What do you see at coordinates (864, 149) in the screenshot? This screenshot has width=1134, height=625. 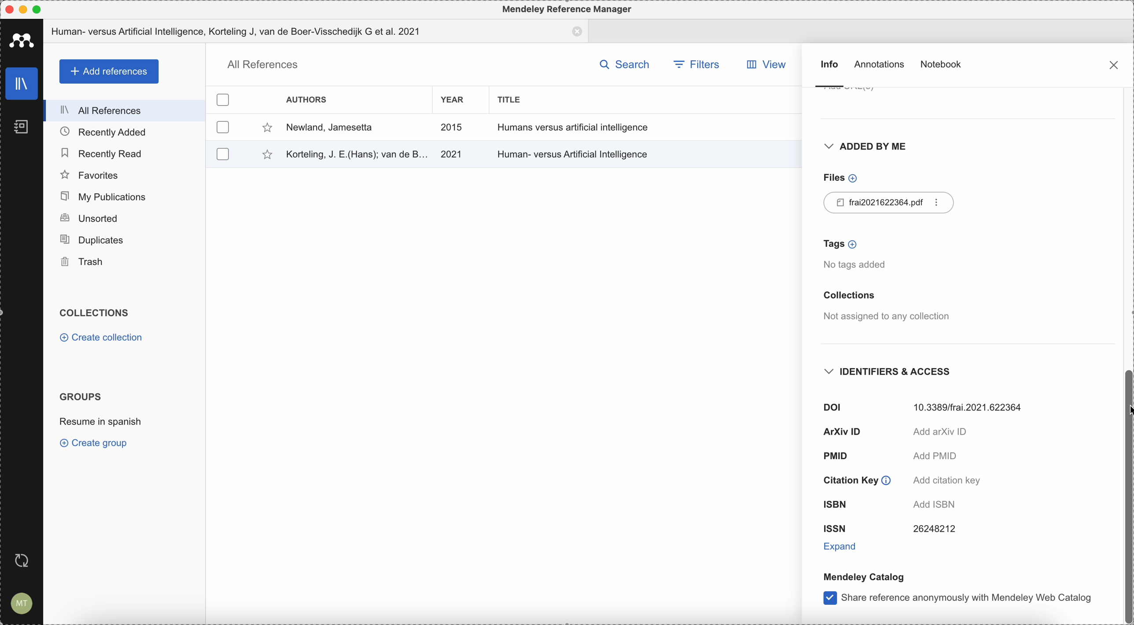 I see `added by me` at bounding box center [864, 149].